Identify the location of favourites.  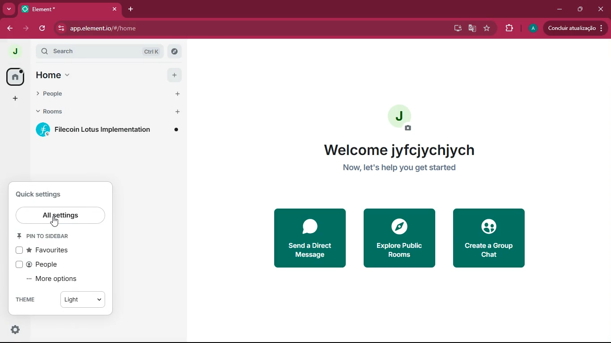
(54, 250).